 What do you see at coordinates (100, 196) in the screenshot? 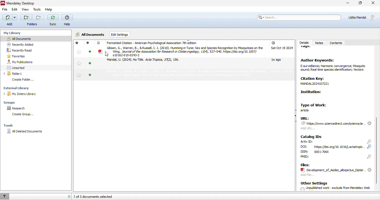
I see `1 of 3 documents selected` at bounding box center [100, 196].